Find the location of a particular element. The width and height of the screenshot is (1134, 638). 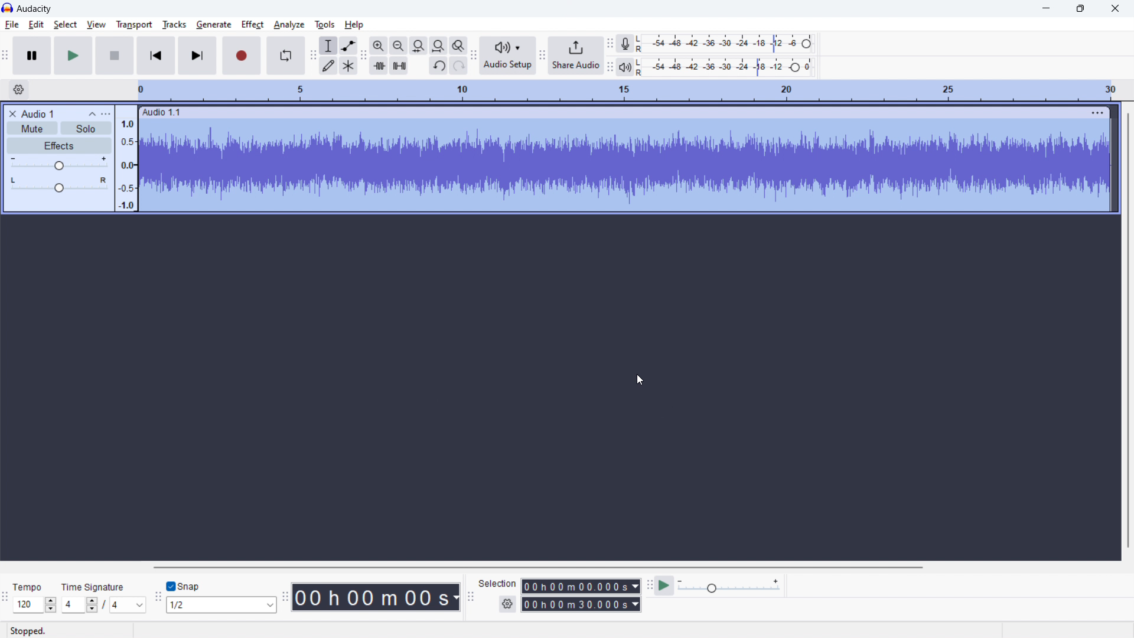

play is located at coordinates (73, 56).